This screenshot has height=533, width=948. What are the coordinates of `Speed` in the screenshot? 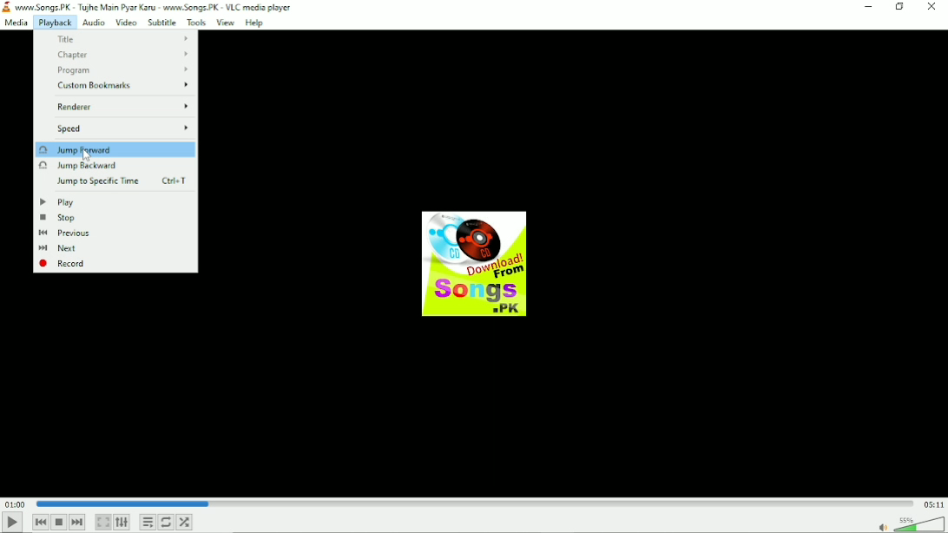 It's located at (123, 129).